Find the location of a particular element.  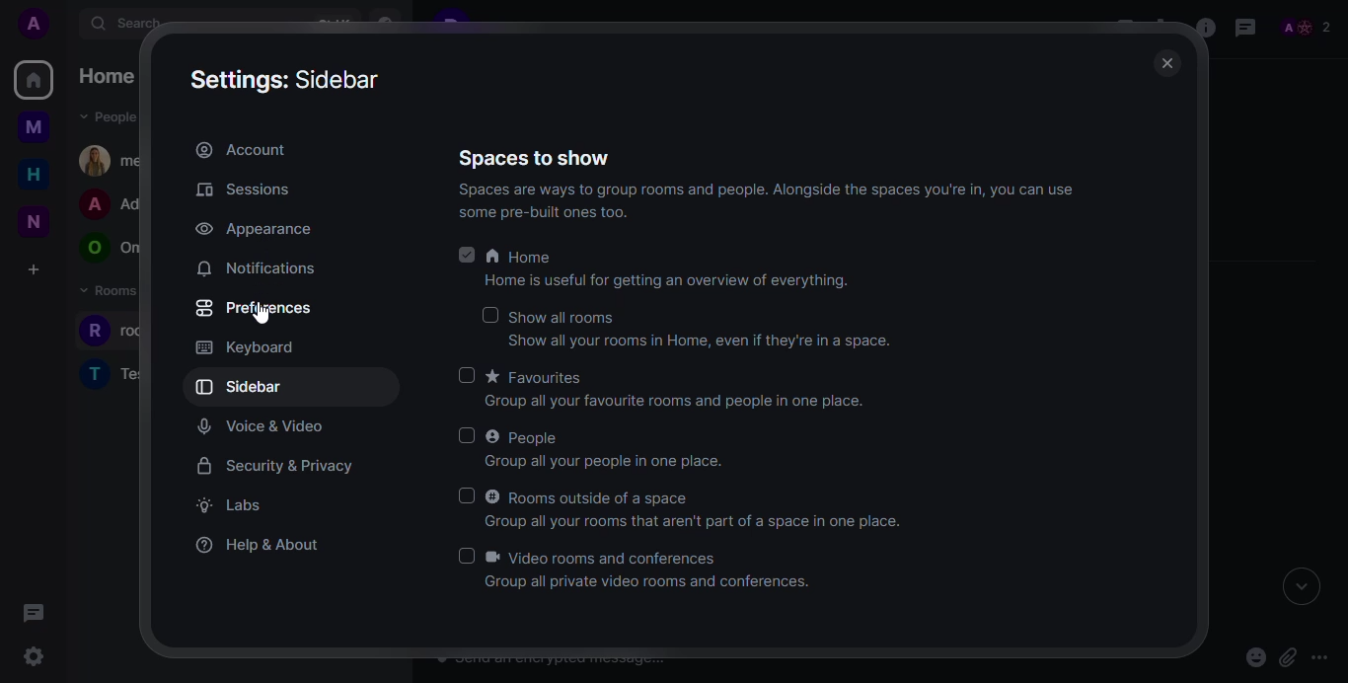

myspace is located at coordinates (33, 129).